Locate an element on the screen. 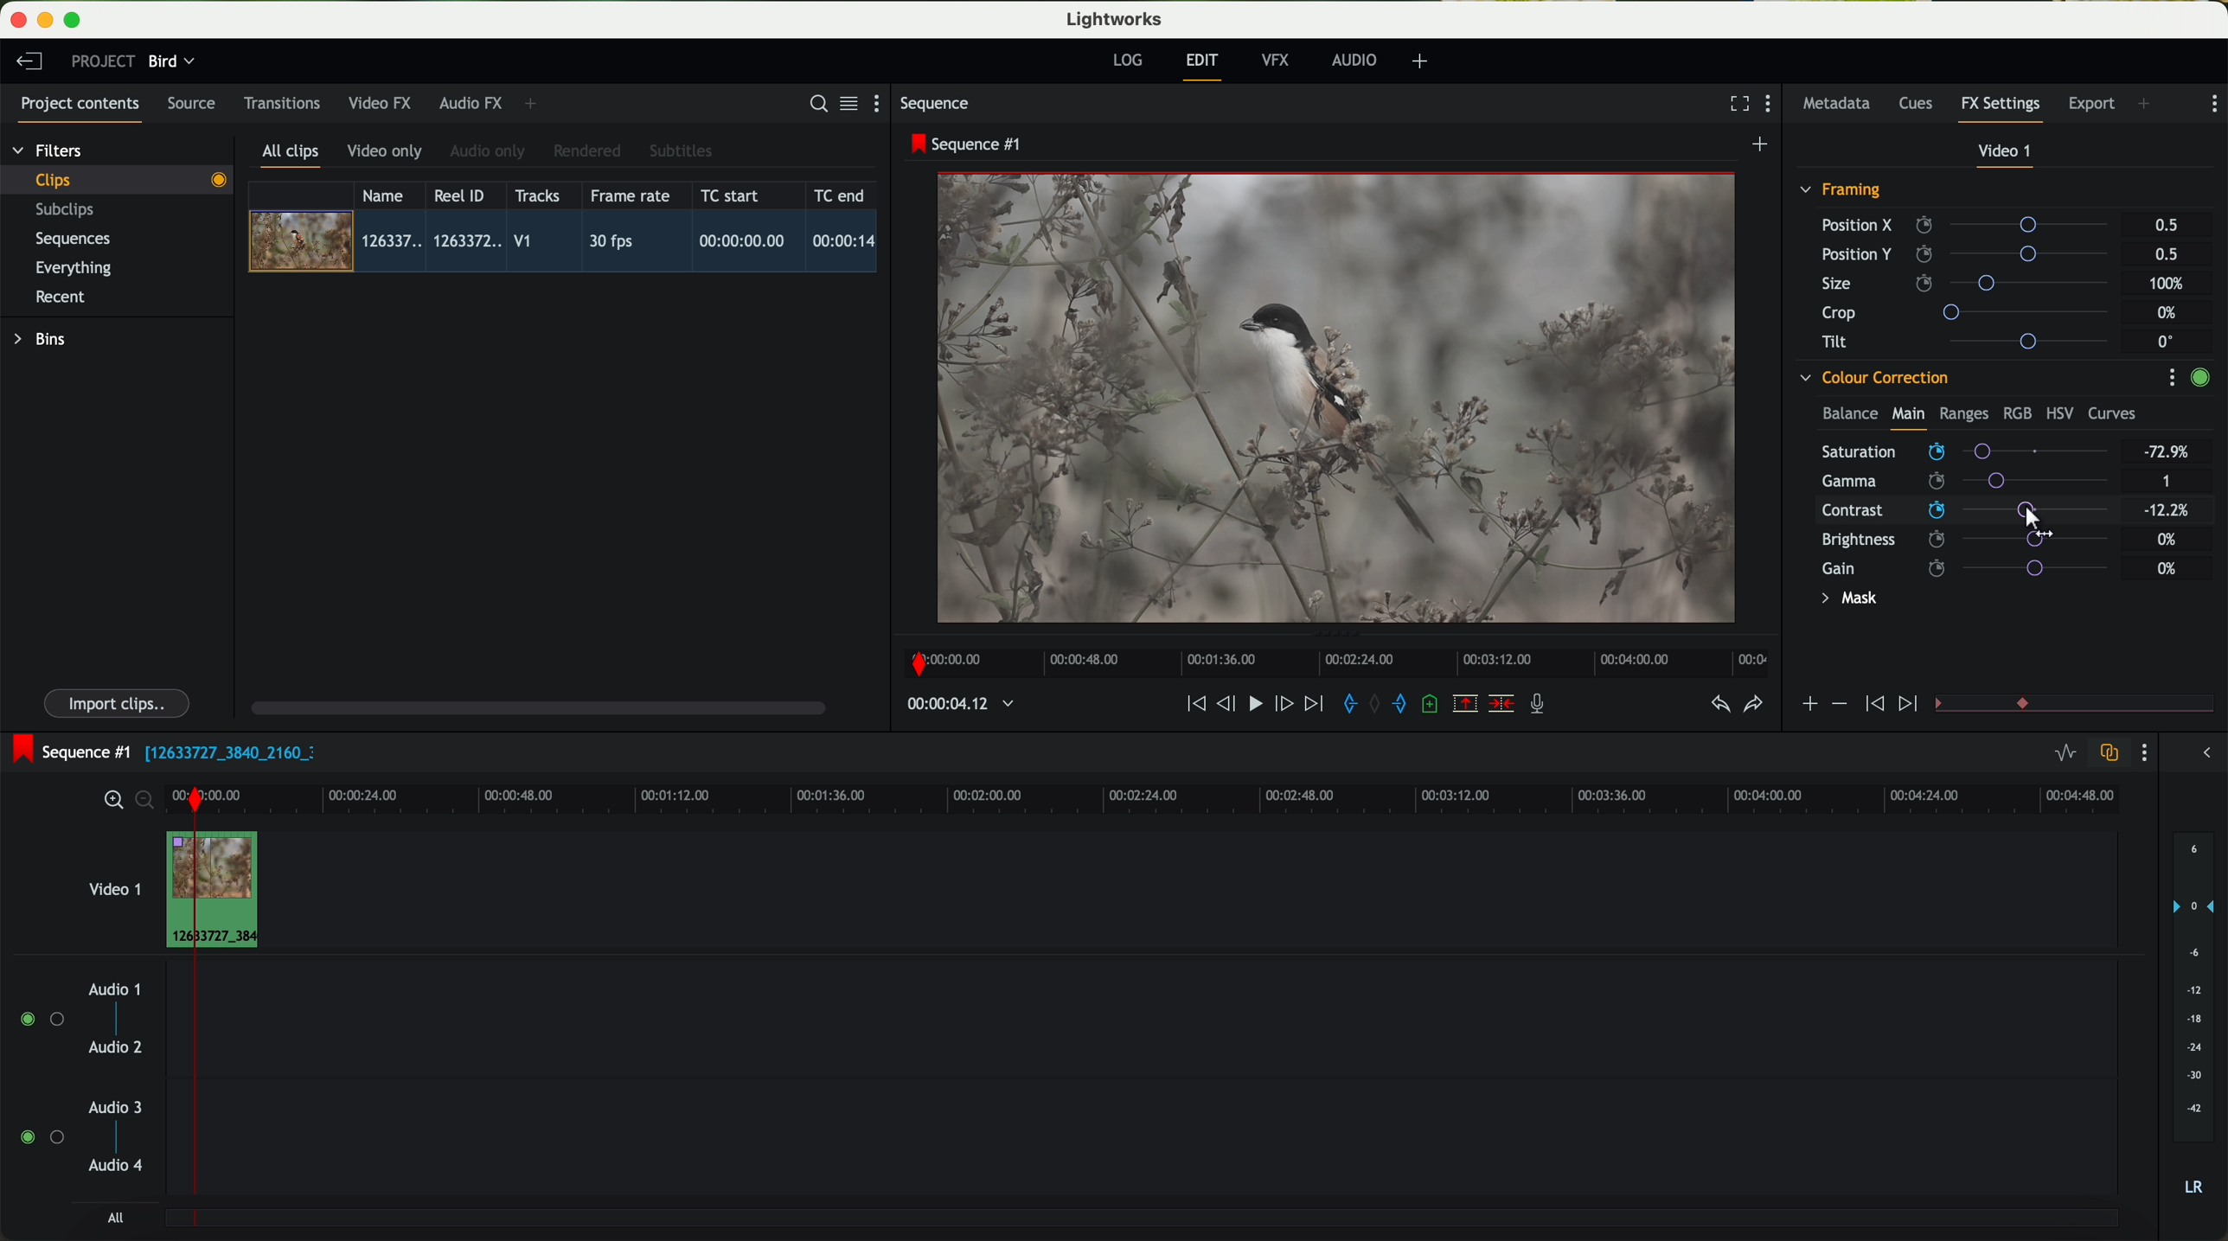  timeline is located at coordinates (951, 705).